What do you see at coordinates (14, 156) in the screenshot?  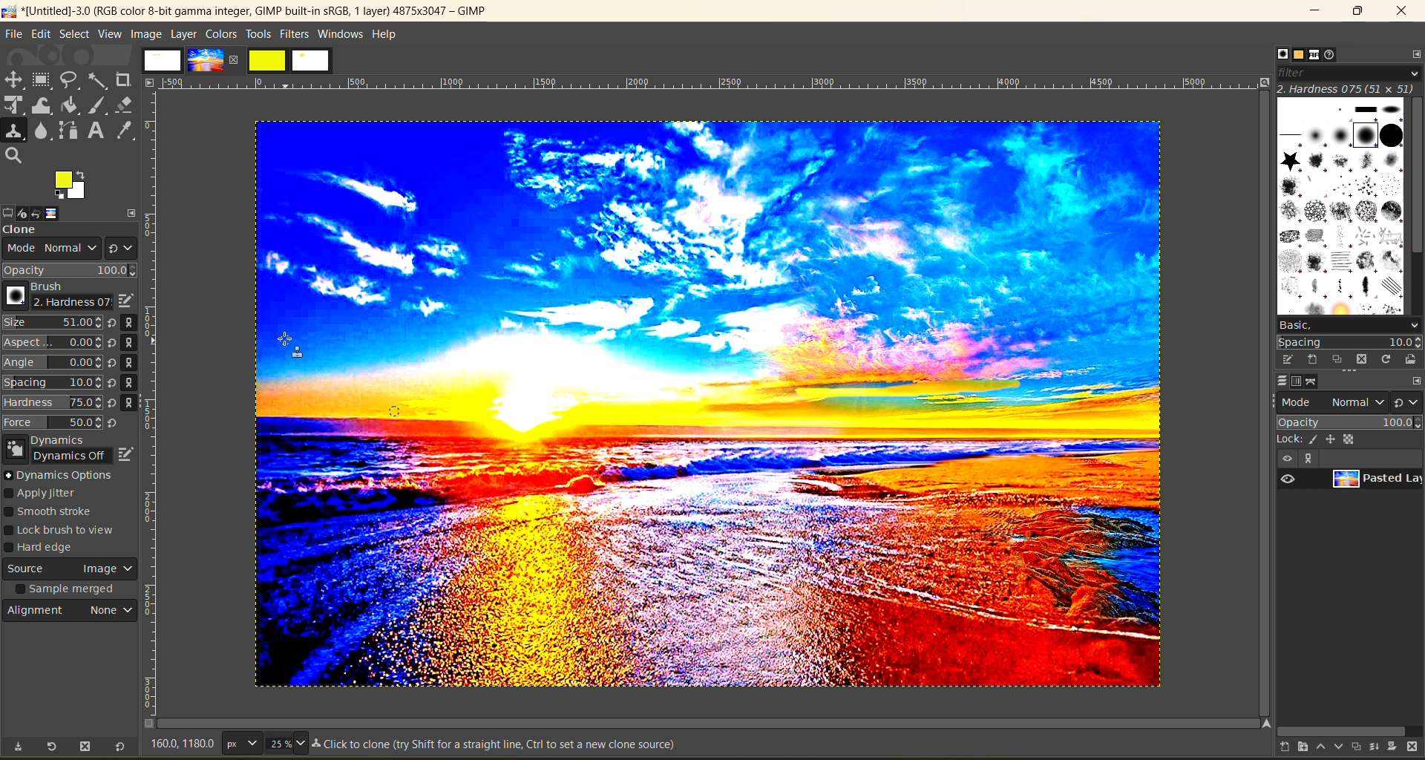 I see `Search` at bounding box center [14, 156].